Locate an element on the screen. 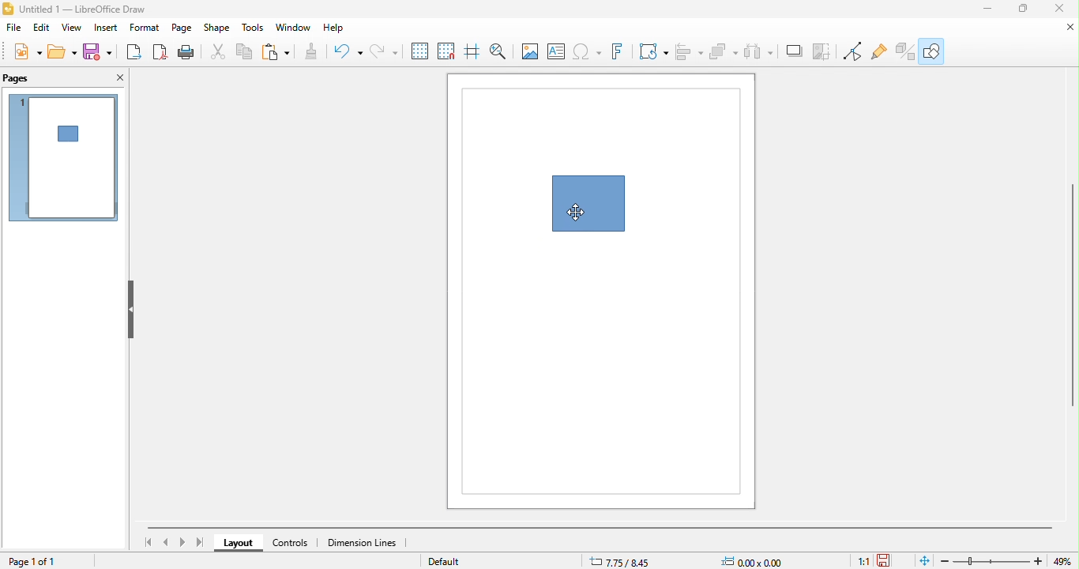  cut is located at coordinates (220, 53).